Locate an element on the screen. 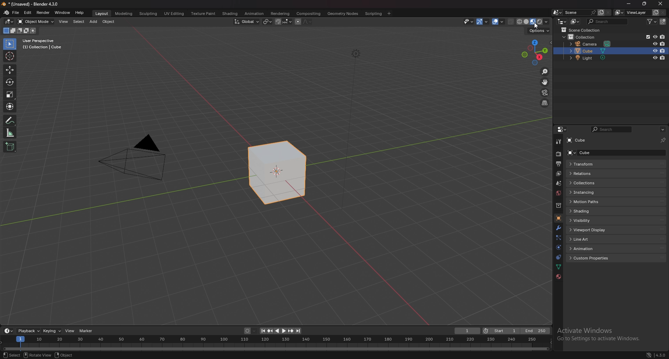 The width and height of the screenshot is (669, 359). title is located at coordinates (32, 4).